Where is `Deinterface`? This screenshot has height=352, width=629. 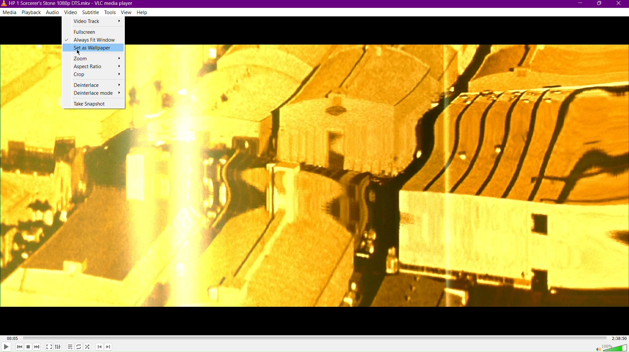
Deinterface is located at coordinates (93, 85).